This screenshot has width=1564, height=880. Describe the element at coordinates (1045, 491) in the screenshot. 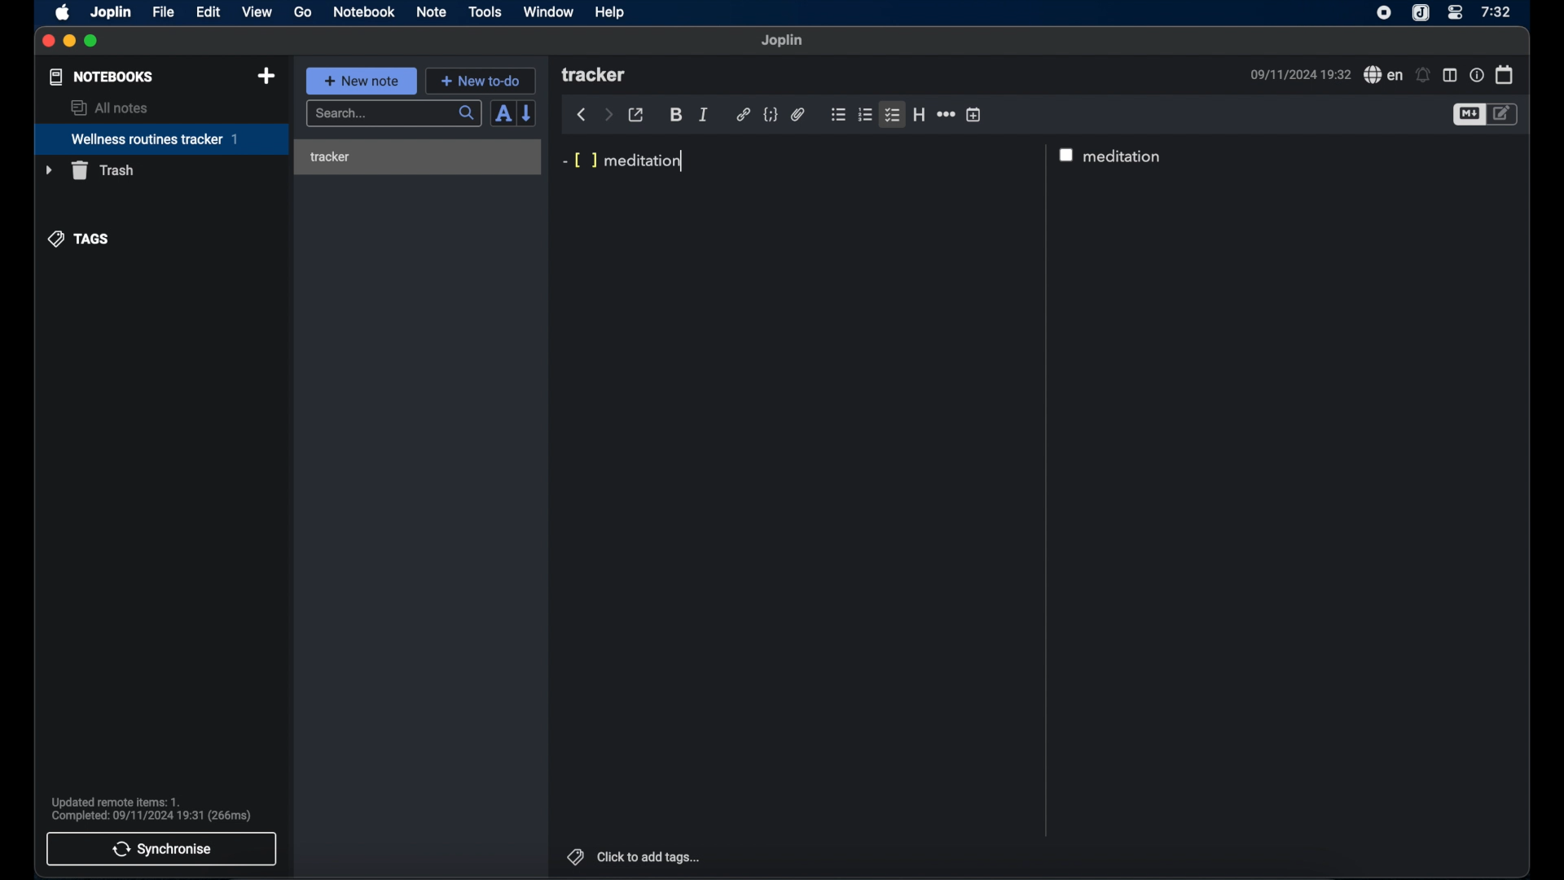

I see `Scroll bar` at that location.